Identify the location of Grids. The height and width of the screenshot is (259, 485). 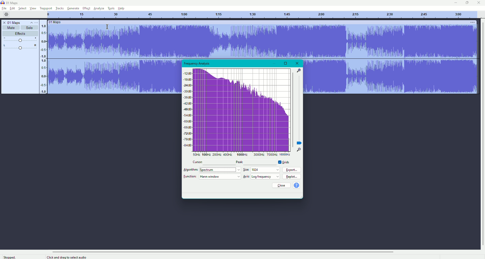
(284, 162).